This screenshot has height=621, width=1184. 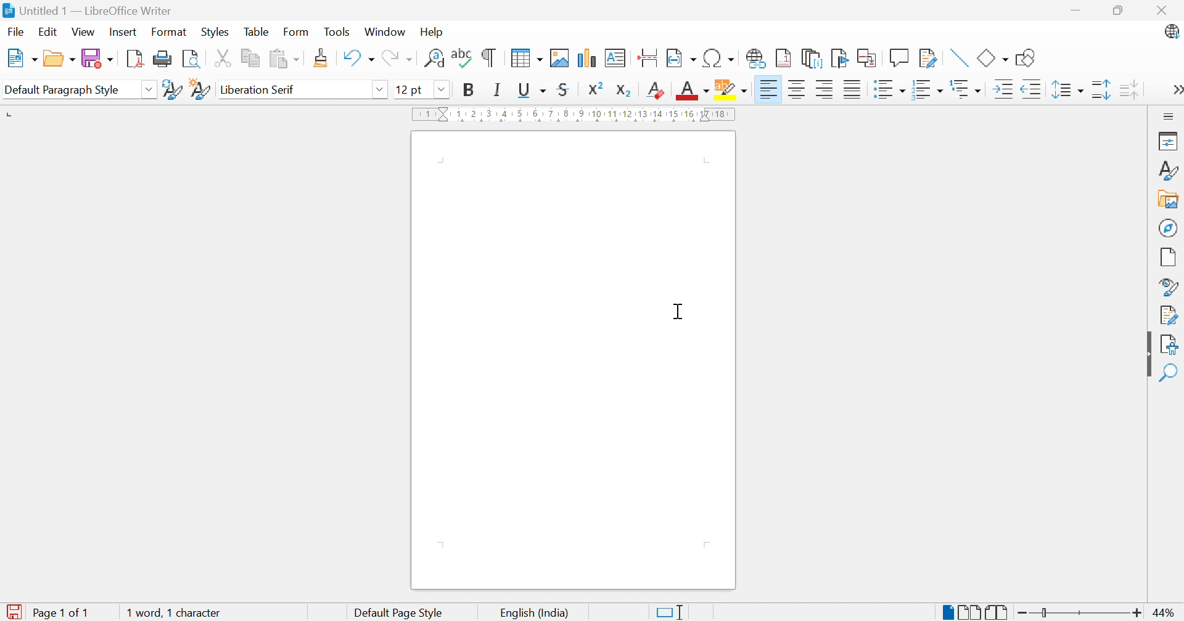 What do you see at coordinates (435, 33) in the screenshot?
I see `Help` at bounding box center [435, 33].